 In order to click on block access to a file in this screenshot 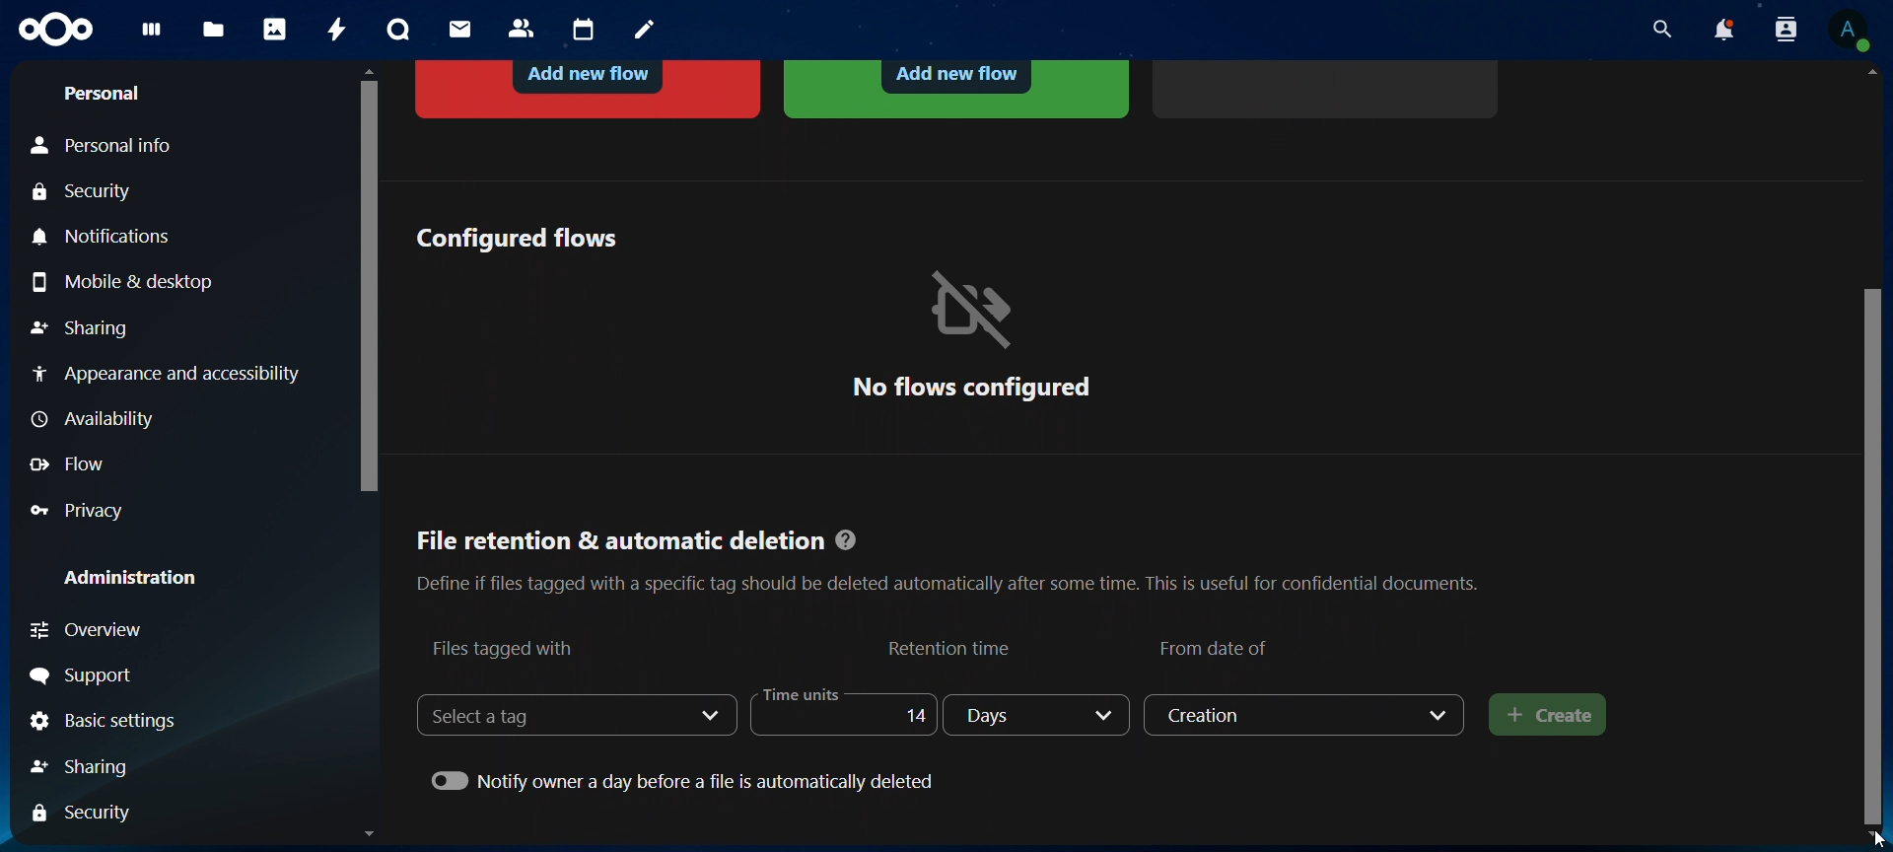, I will do `click(591, 87)`.